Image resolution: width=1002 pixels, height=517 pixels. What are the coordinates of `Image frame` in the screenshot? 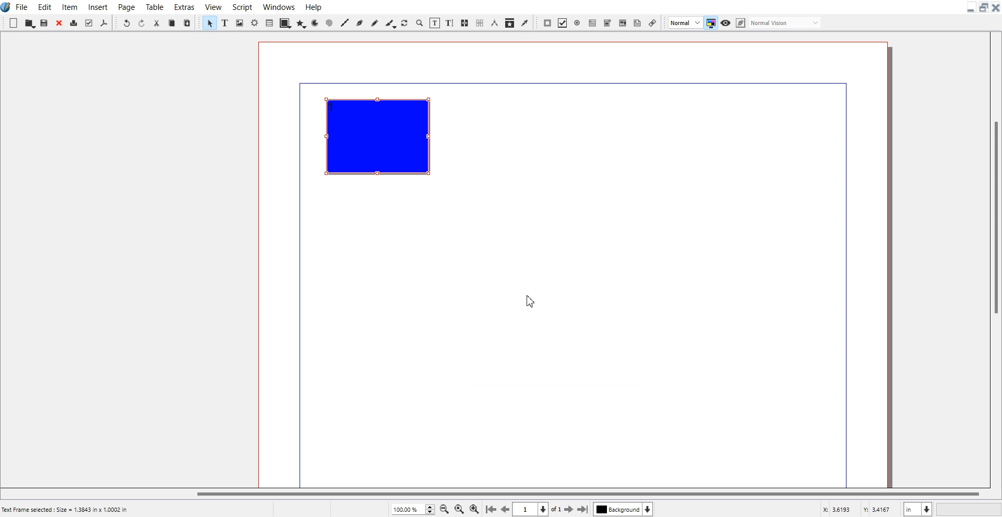 It's located at (239, 22).